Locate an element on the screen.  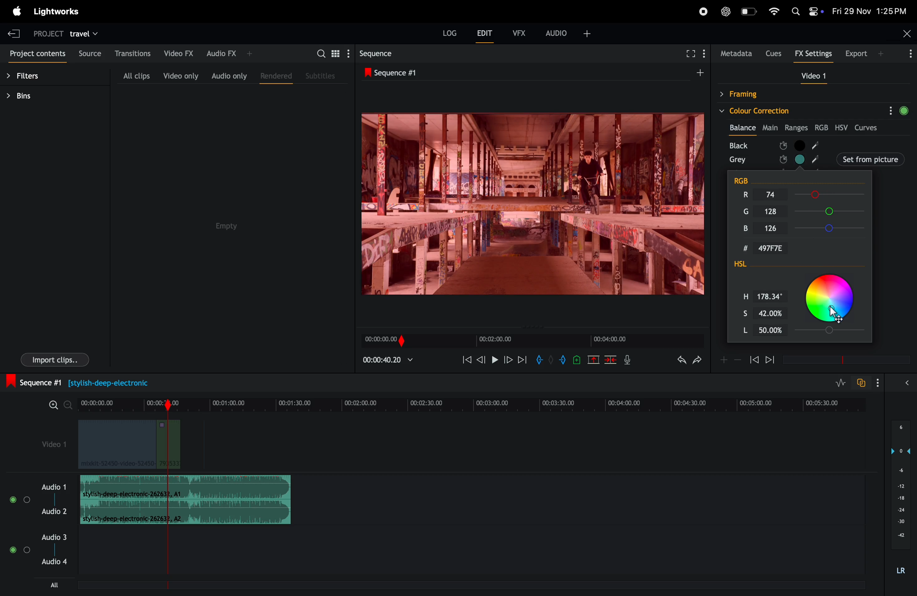
hsv is located at coordinates (843, 127).